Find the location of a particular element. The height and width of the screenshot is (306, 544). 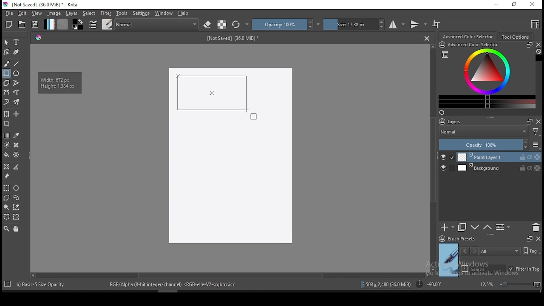

file is located at coordinates (9, 13).